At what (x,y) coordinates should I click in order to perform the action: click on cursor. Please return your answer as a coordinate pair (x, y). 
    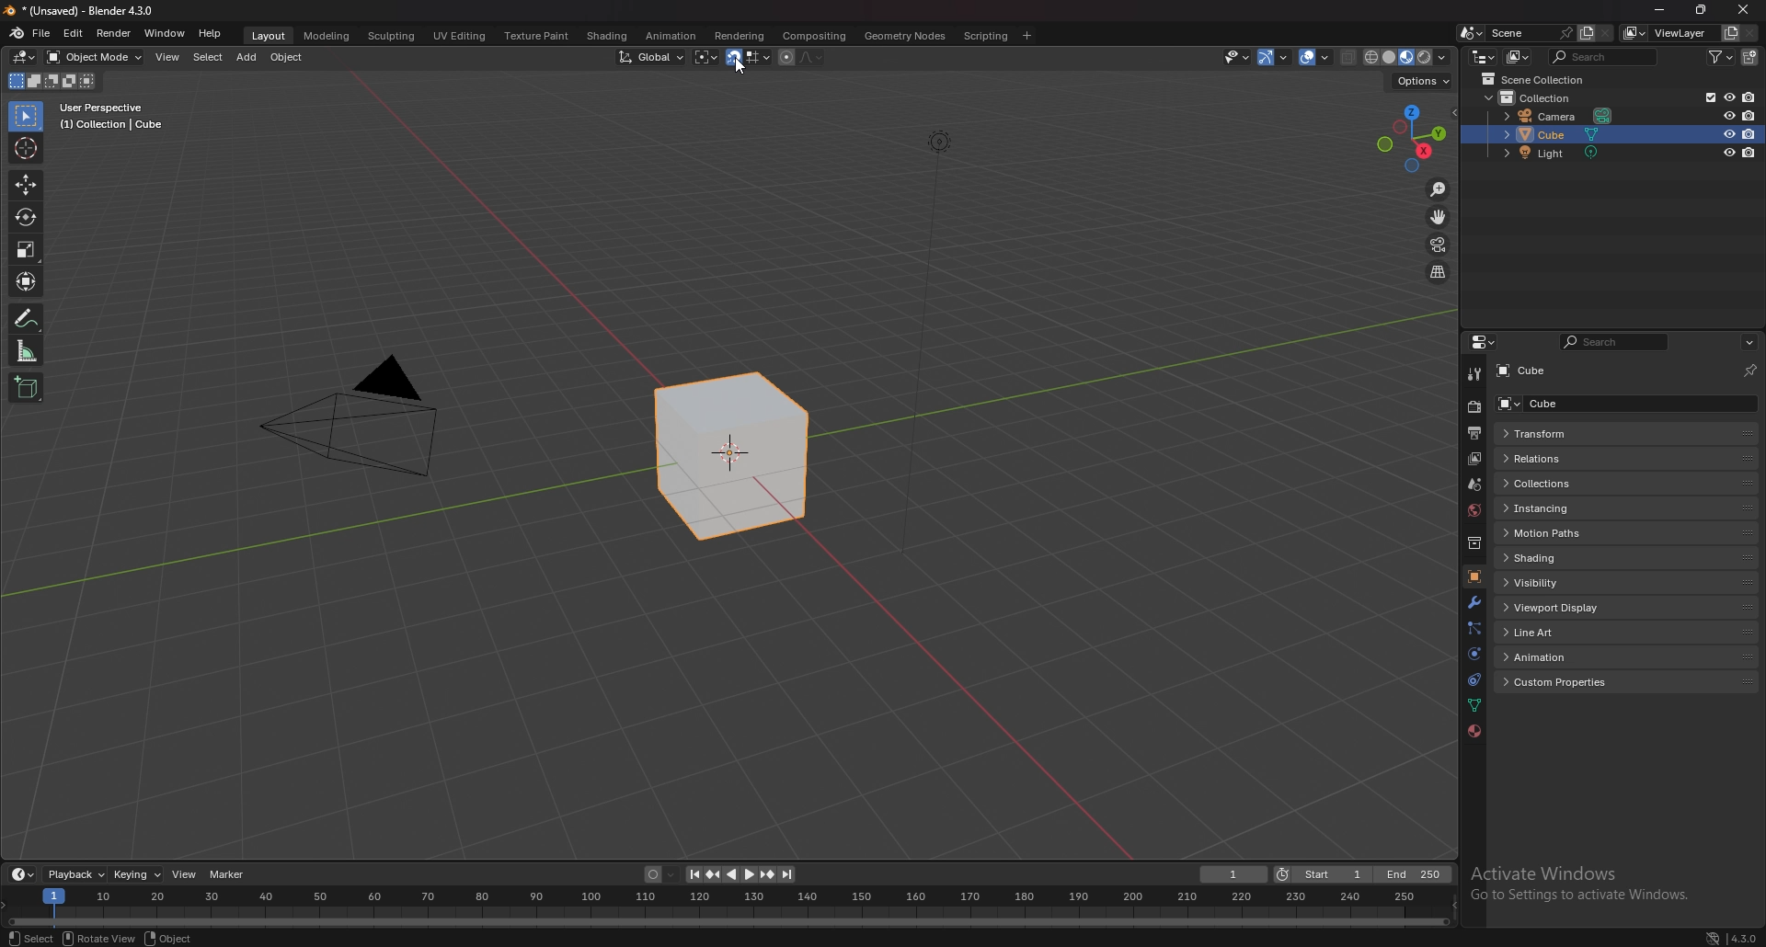
    Looking at the image, I should click on (740, 69).